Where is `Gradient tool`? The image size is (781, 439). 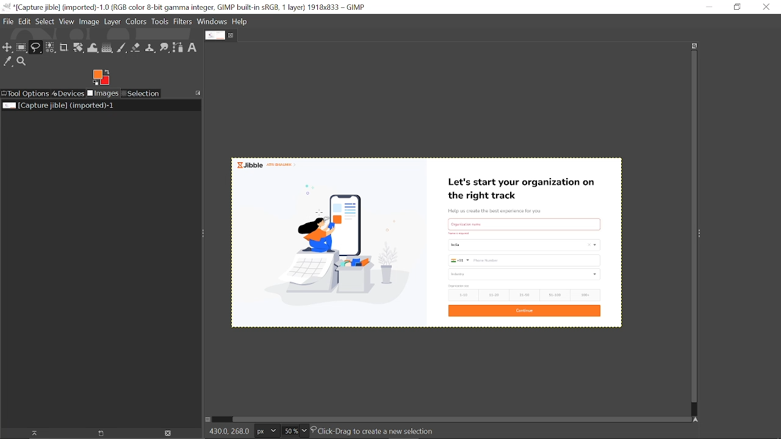
Gradient tool is located at coordinates (107, 48).